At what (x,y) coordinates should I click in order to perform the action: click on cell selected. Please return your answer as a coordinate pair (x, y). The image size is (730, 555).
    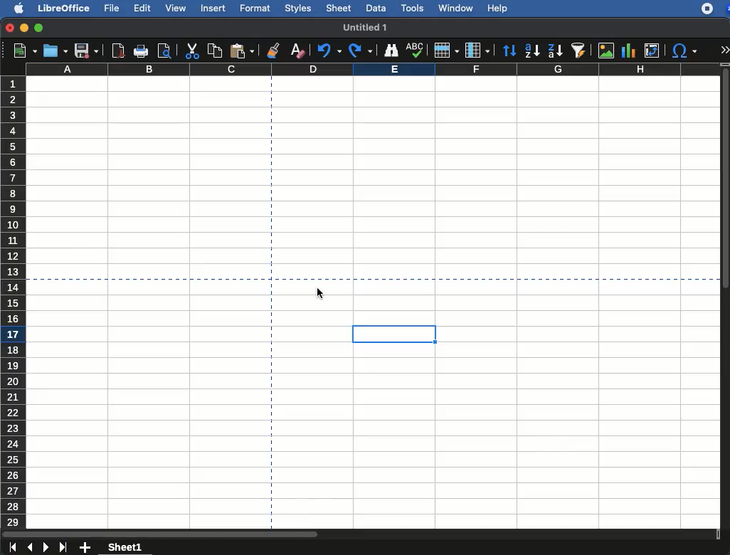
    Looking at the image, I should click on (395, 334).